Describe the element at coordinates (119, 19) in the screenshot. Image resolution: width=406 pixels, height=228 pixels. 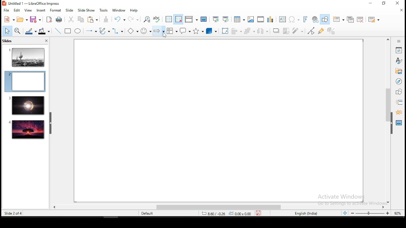
I see `undo` at that location.